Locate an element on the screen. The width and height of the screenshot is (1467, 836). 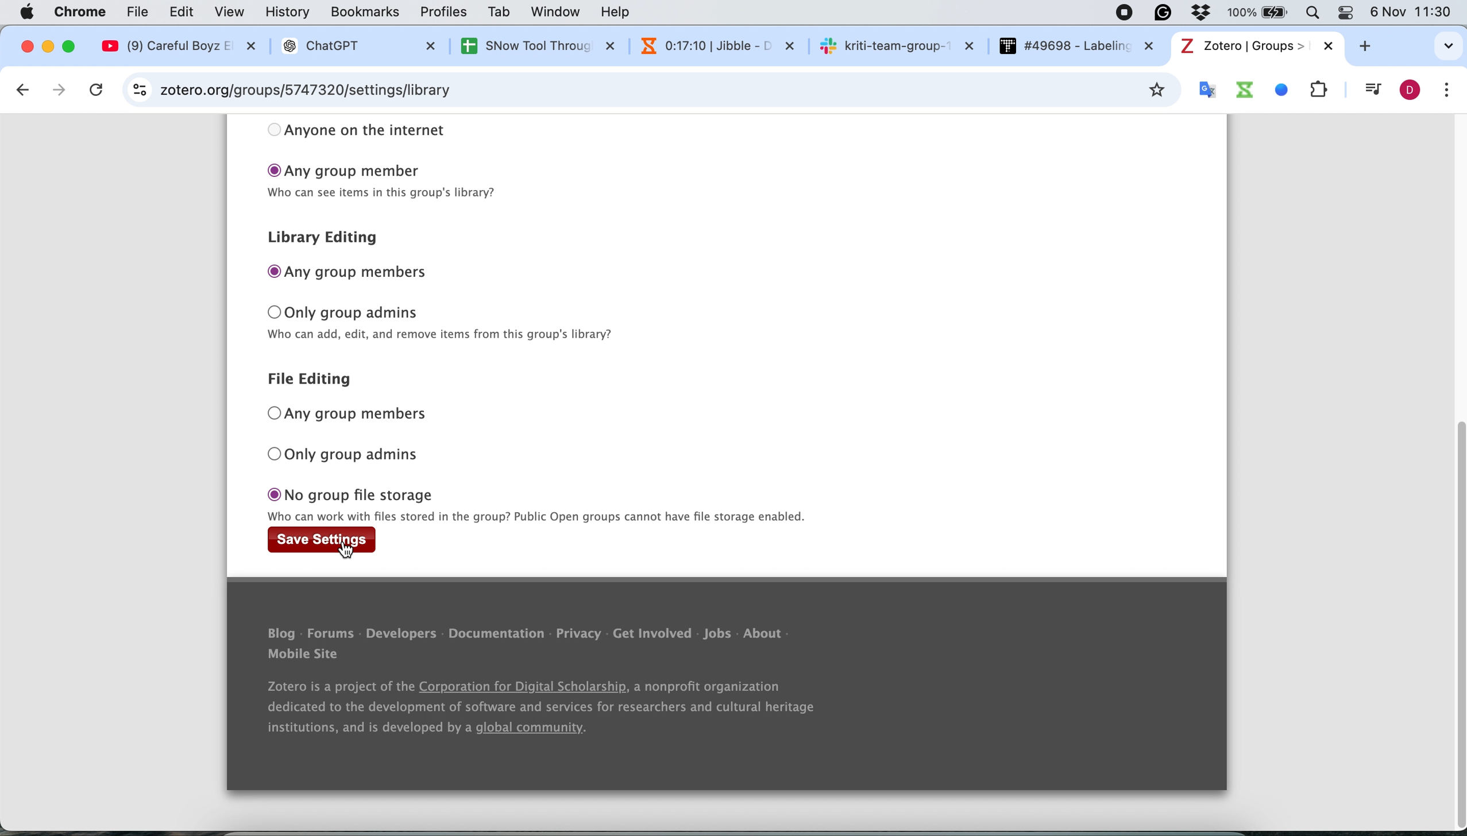
file is located at coordinates (141, 12).